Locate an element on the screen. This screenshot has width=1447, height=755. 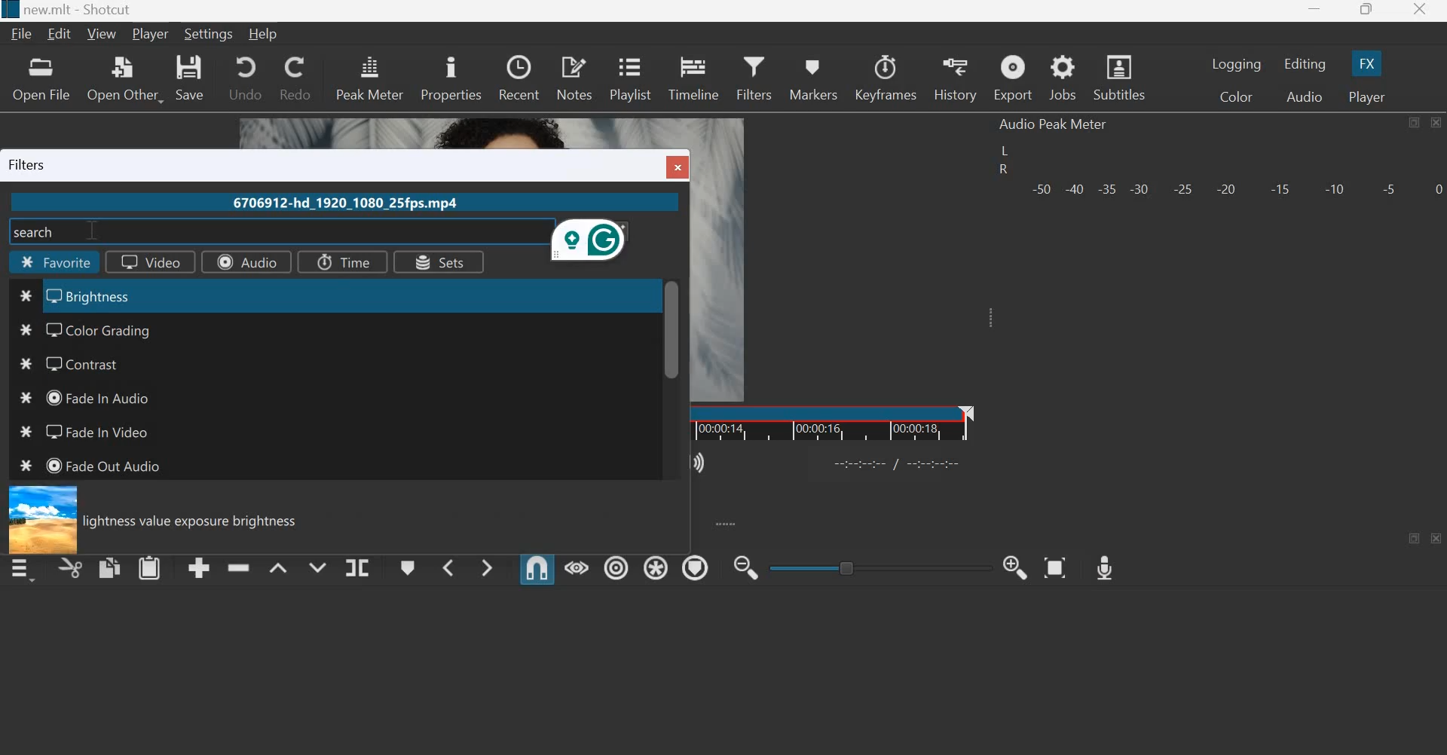
 is located at coordinates (27, 401).